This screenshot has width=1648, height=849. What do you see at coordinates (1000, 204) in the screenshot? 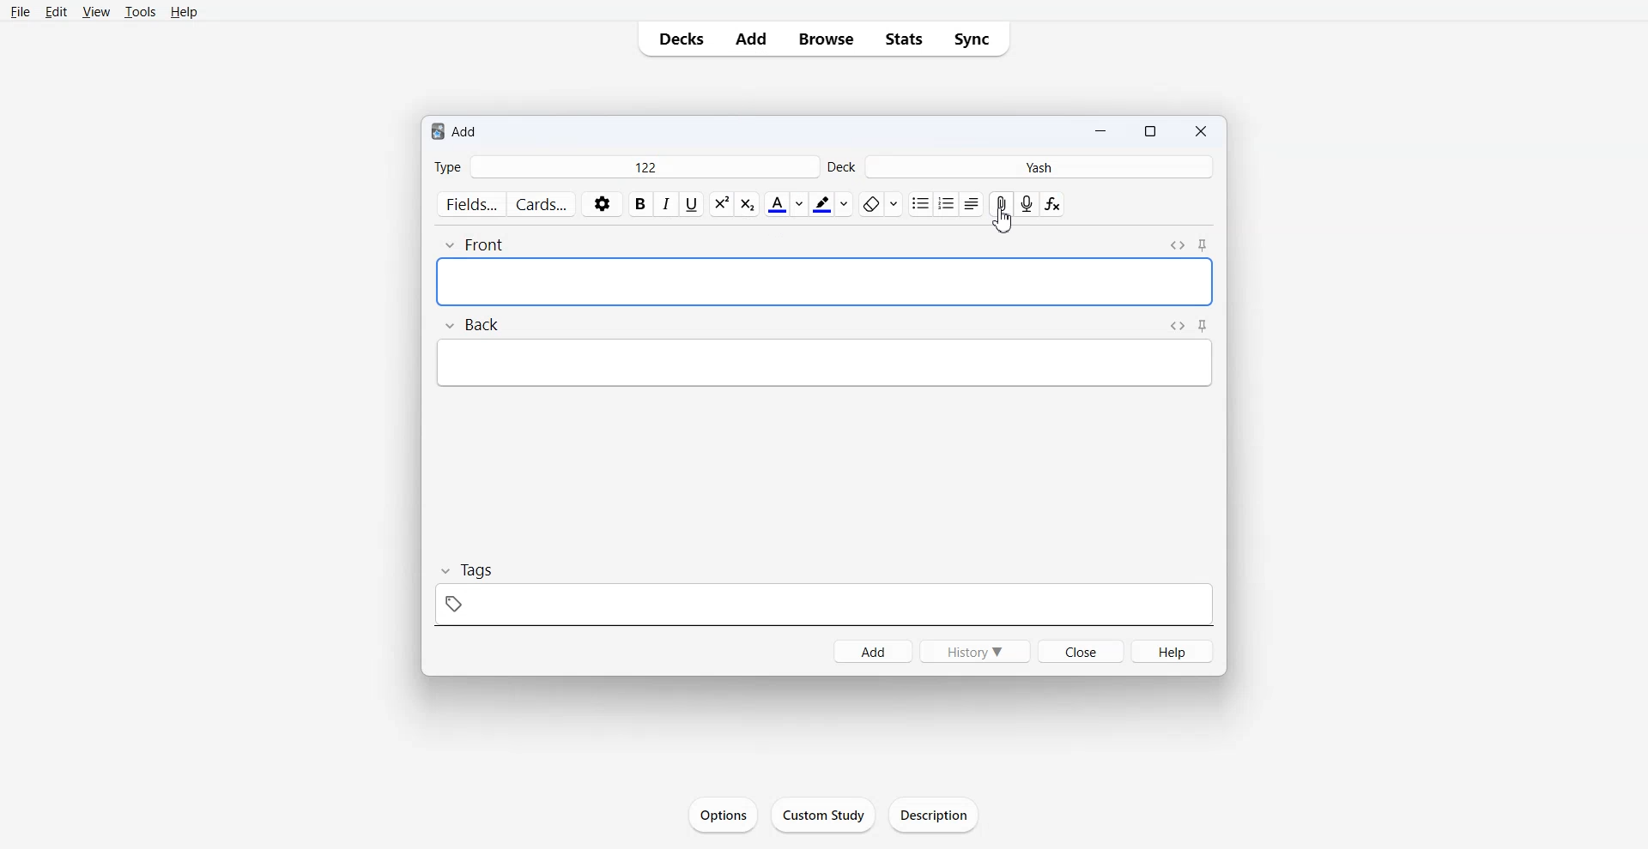
I see `Attached File` at bounding box center [1000, 204].